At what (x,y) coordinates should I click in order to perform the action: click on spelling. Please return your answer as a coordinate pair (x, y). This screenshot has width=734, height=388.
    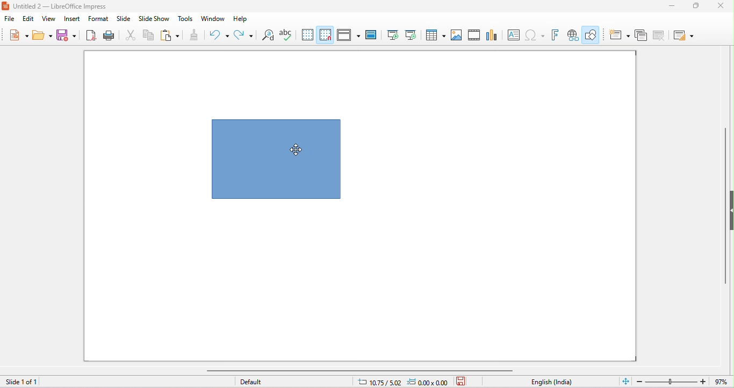
    Looking at the image, I should click on (285, 34).